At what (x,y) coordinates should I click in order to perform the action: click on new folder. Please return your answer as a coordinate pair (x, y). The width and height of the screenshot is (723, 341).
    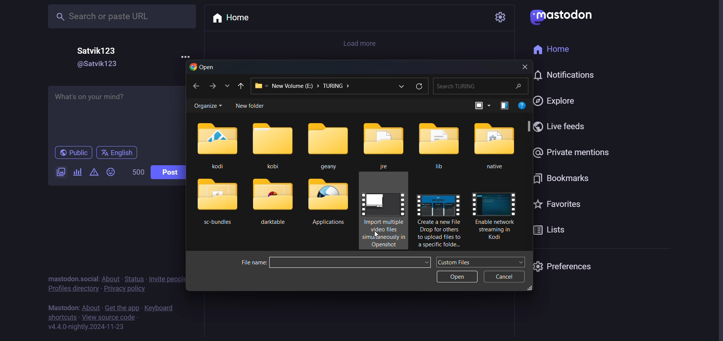
    Looking at the image, I should click on (253, 106).